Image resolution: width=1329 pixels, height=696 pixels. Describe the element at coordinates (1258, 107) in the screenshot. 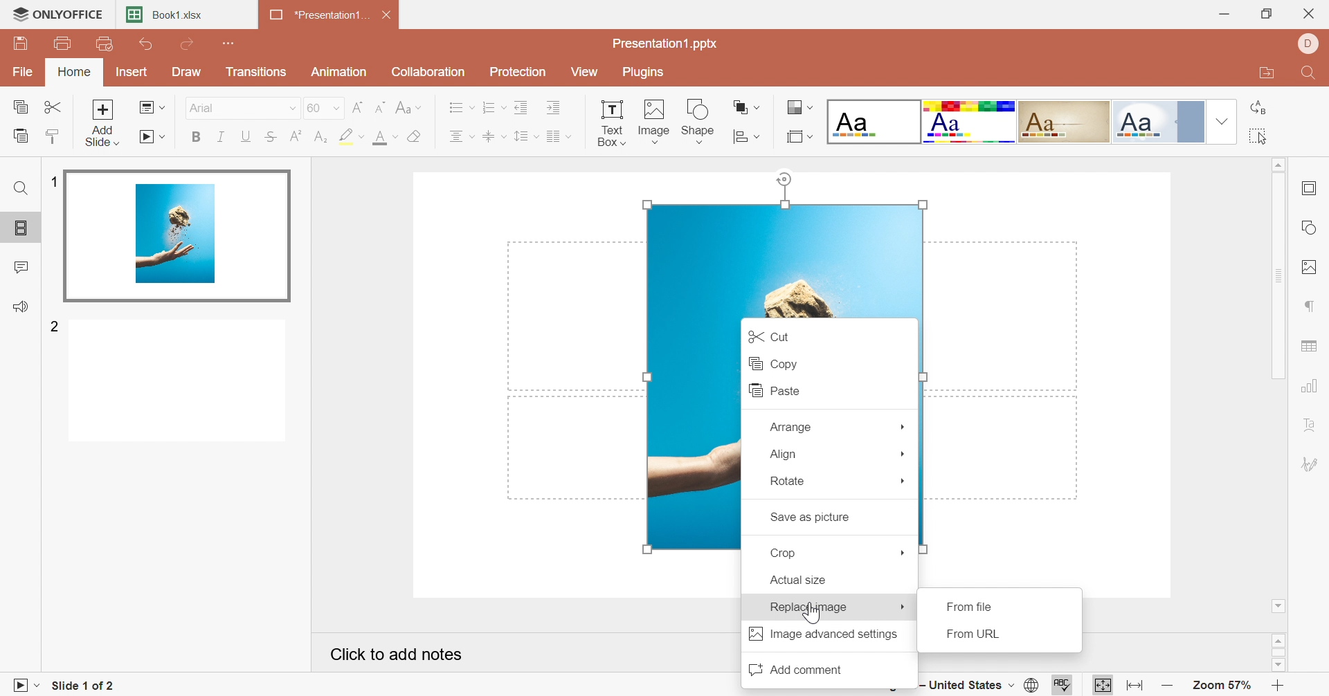

I see `Replace` at that location.